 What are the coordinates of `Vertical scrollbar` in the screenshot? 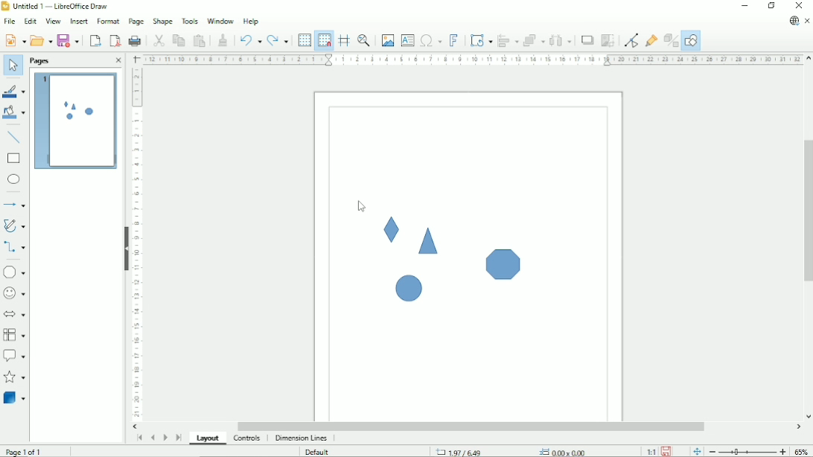 It's located at (807, 213).